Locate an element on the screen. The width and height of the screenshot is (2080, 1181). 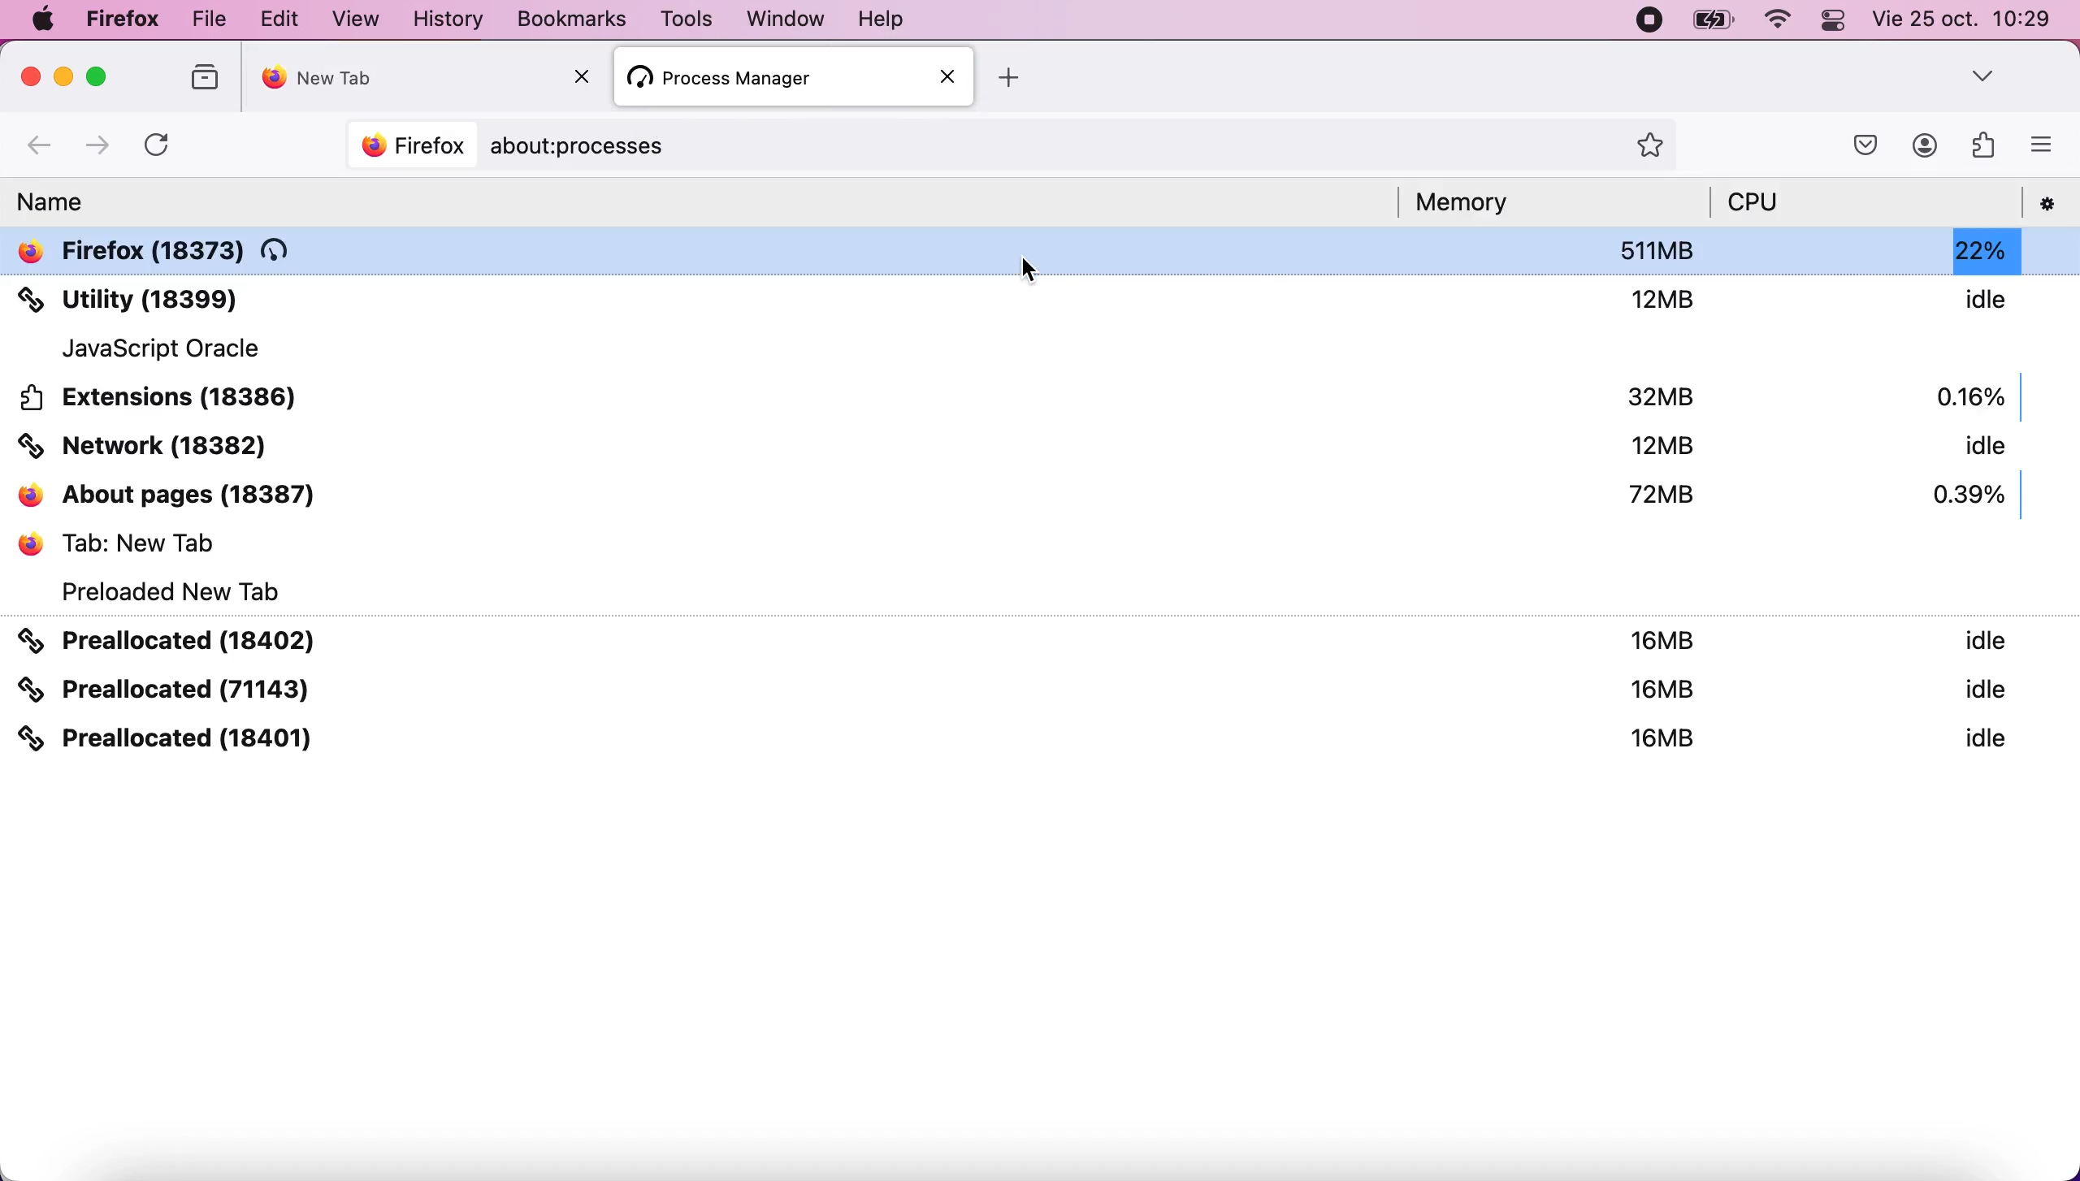
File is located at coordinates (208, 19).